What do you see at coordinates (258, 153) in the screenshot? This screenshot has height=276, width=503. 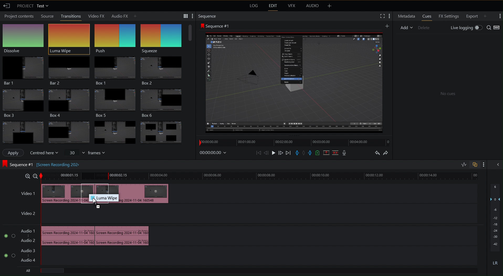 I see `Skip Back` at bounding box center [258, 153].